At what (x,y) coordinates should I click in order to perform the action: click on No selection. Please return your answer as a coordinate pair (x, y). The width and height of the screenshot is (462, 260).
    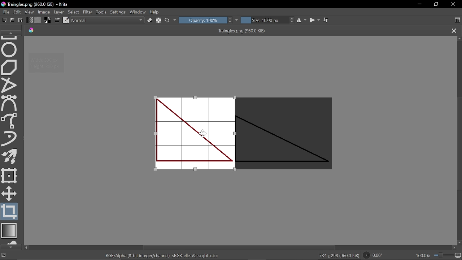
    Looking at the image, I should click on (4, 256).